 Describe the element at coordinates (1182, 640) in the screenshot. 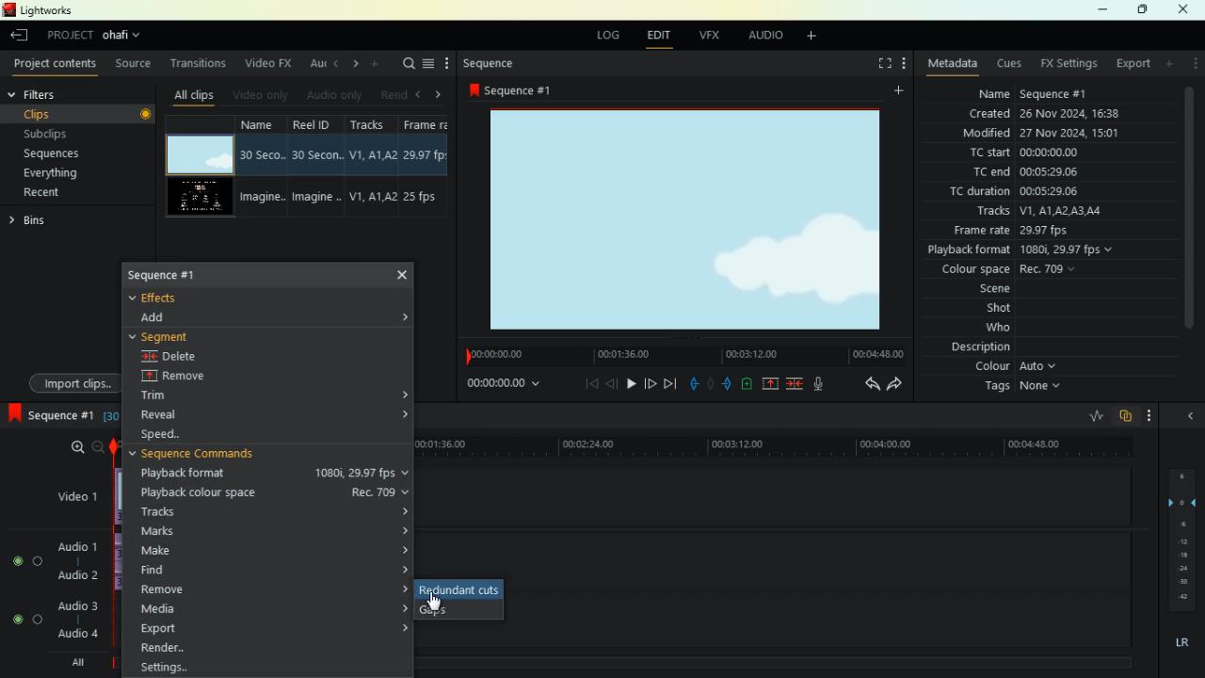

I see `LR` at that location.